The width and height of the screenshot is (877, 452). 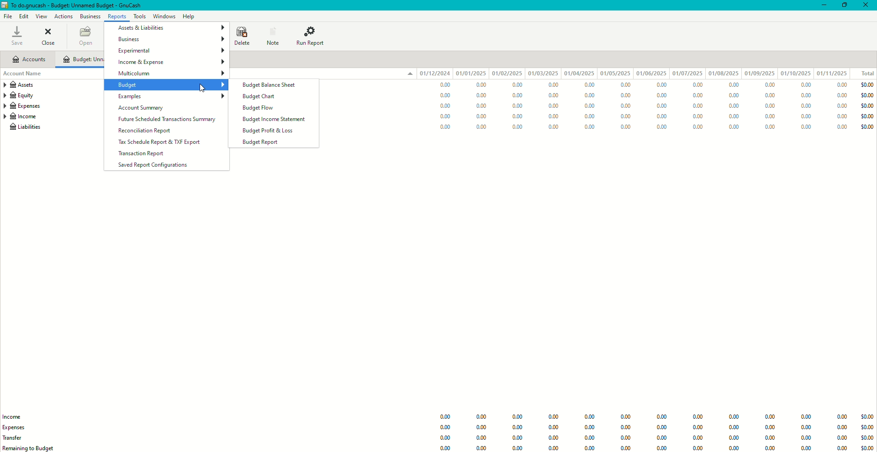 I want to click on 0.00, so click(x=627, y=105).